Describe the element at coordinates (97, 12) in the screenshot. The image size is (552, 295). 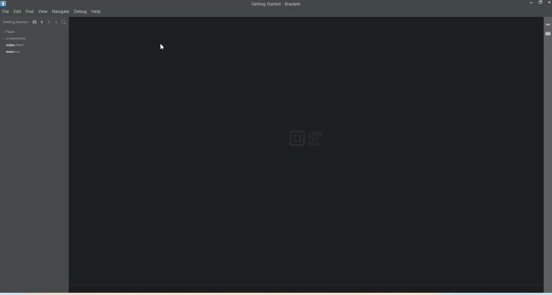
I see `Help` at that location.